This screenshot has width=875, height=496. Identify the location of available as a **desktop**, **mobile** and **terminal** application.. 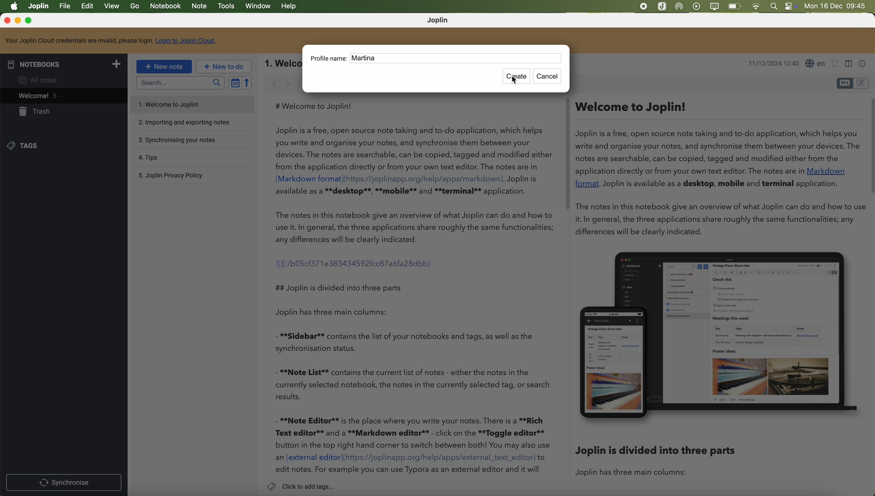
(403, 192).